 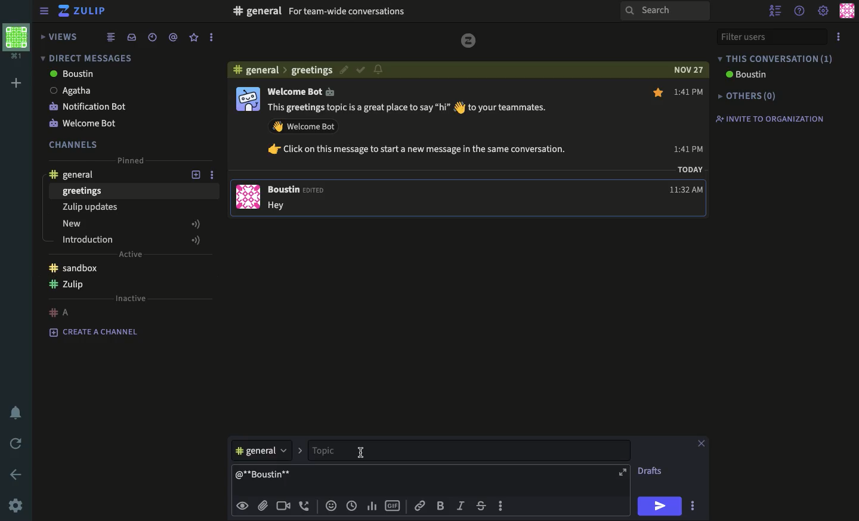 What do you see at coordinates (89, 207) in the screenshot?
I see `Zulip updates` at bounding box center [89, 207].